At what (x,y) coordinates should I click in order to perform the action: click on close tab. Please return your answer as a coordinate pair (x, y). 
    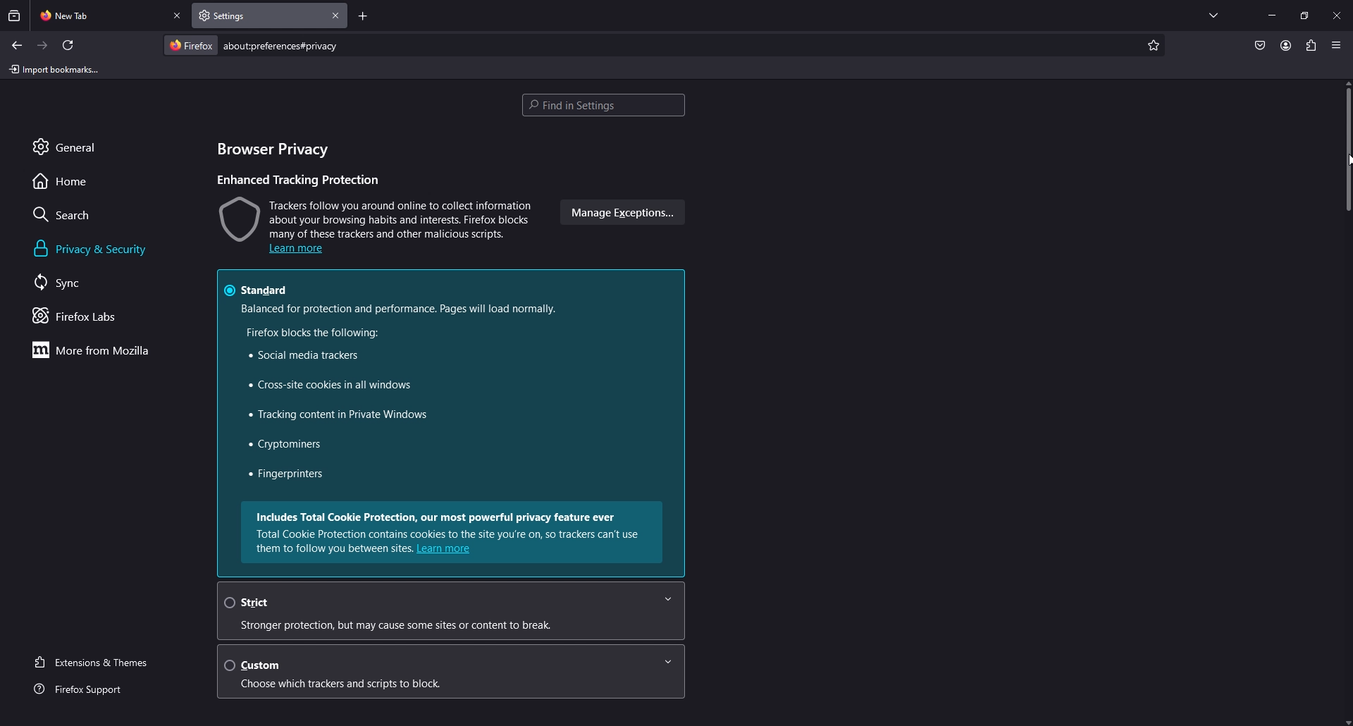
    Looking at the image, I should click on (178, 16).